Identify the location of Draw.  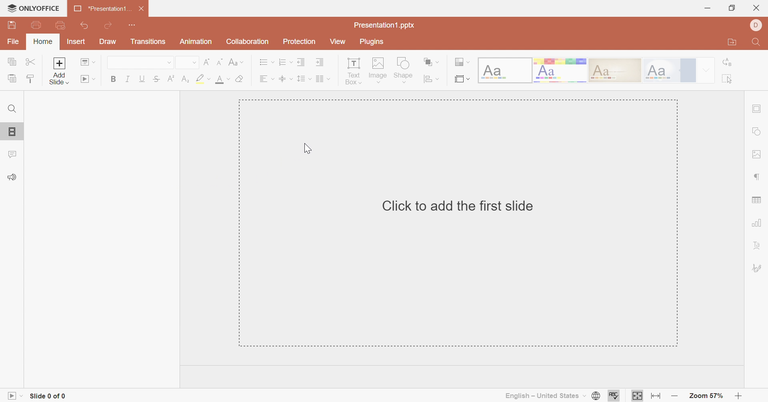
(108, 41).